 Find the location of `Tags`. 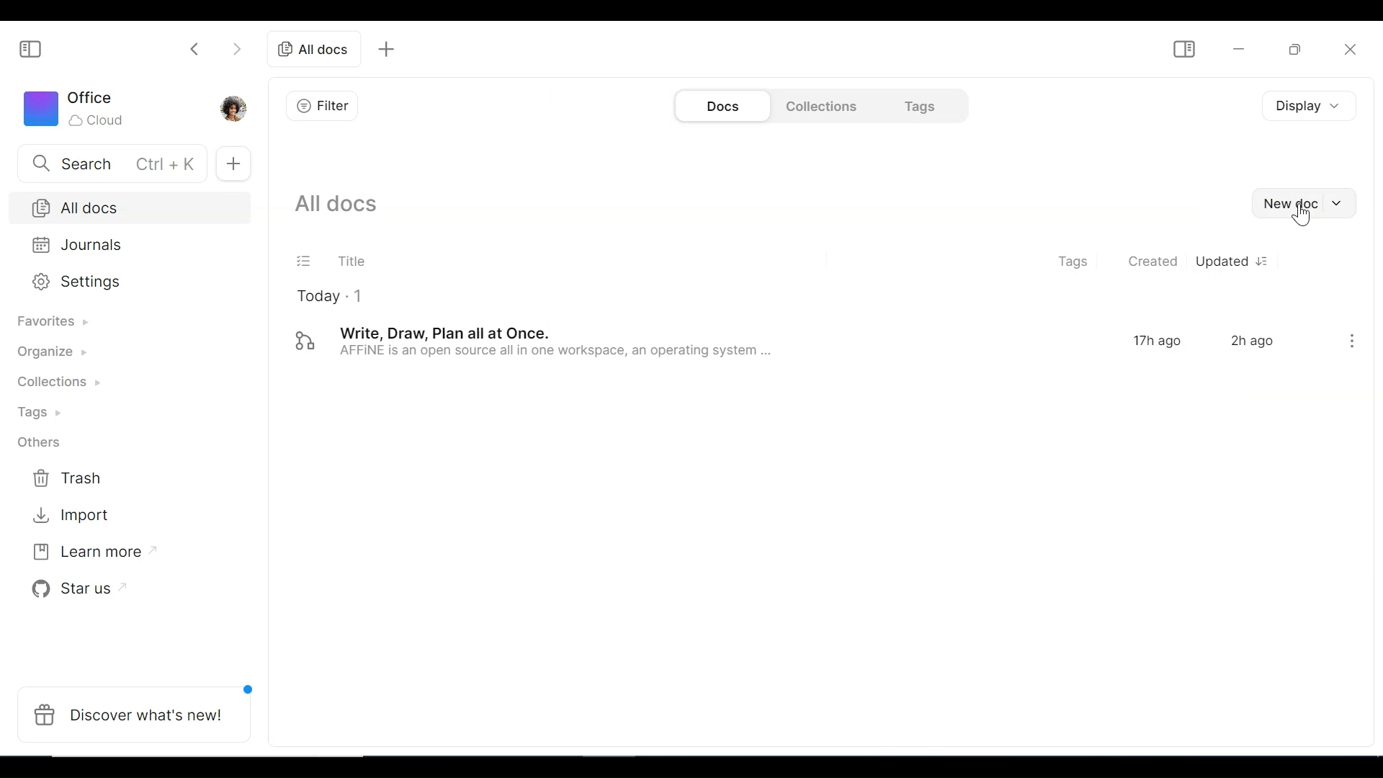

Tags is located at coordinates (922, 106).